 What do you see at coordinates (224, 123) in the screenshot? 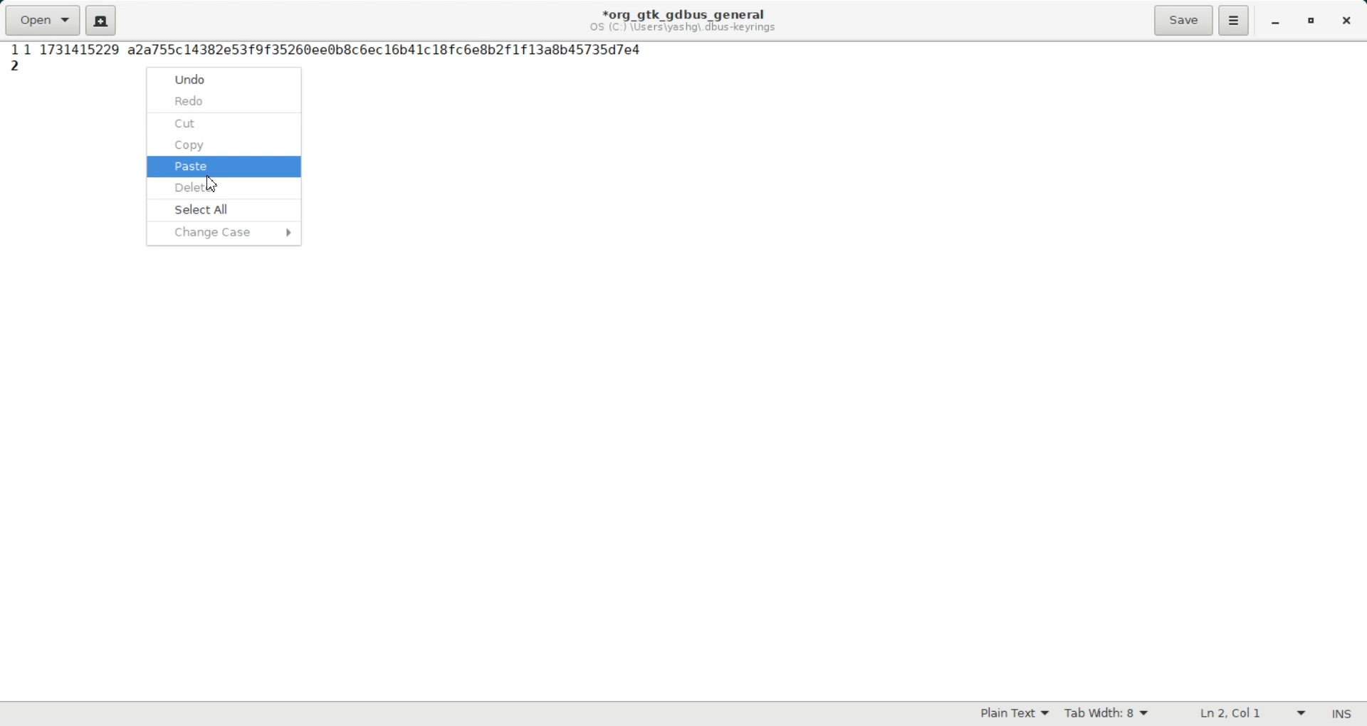
I see `cut` at bounding box center [224, 123].